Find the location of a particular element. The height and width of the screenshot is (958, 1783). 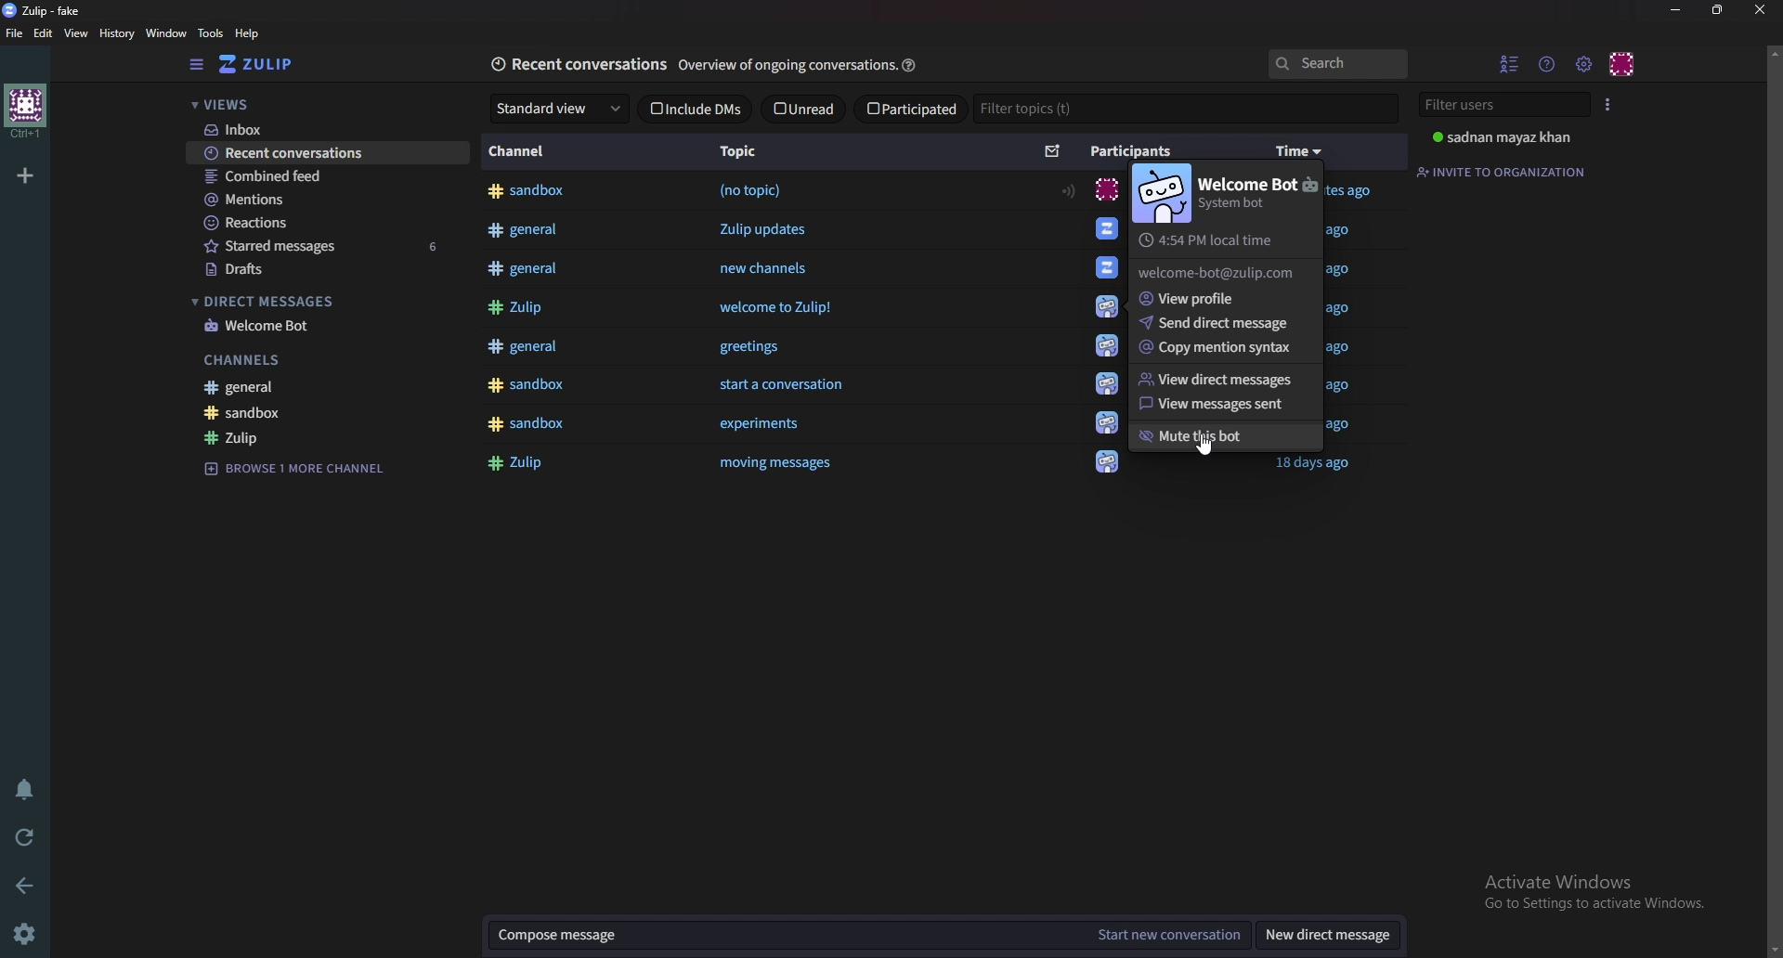

Starred messages is located at coordinates (333, 246).